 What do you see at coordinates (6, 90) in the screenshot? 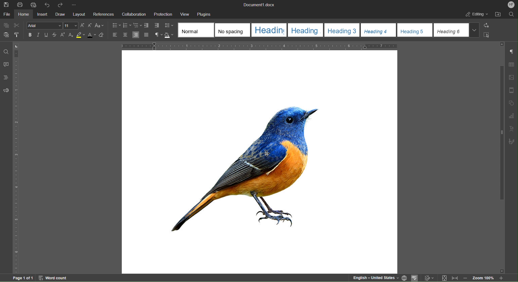
I see `Feedback and Support` at bounding box center [6, 90].